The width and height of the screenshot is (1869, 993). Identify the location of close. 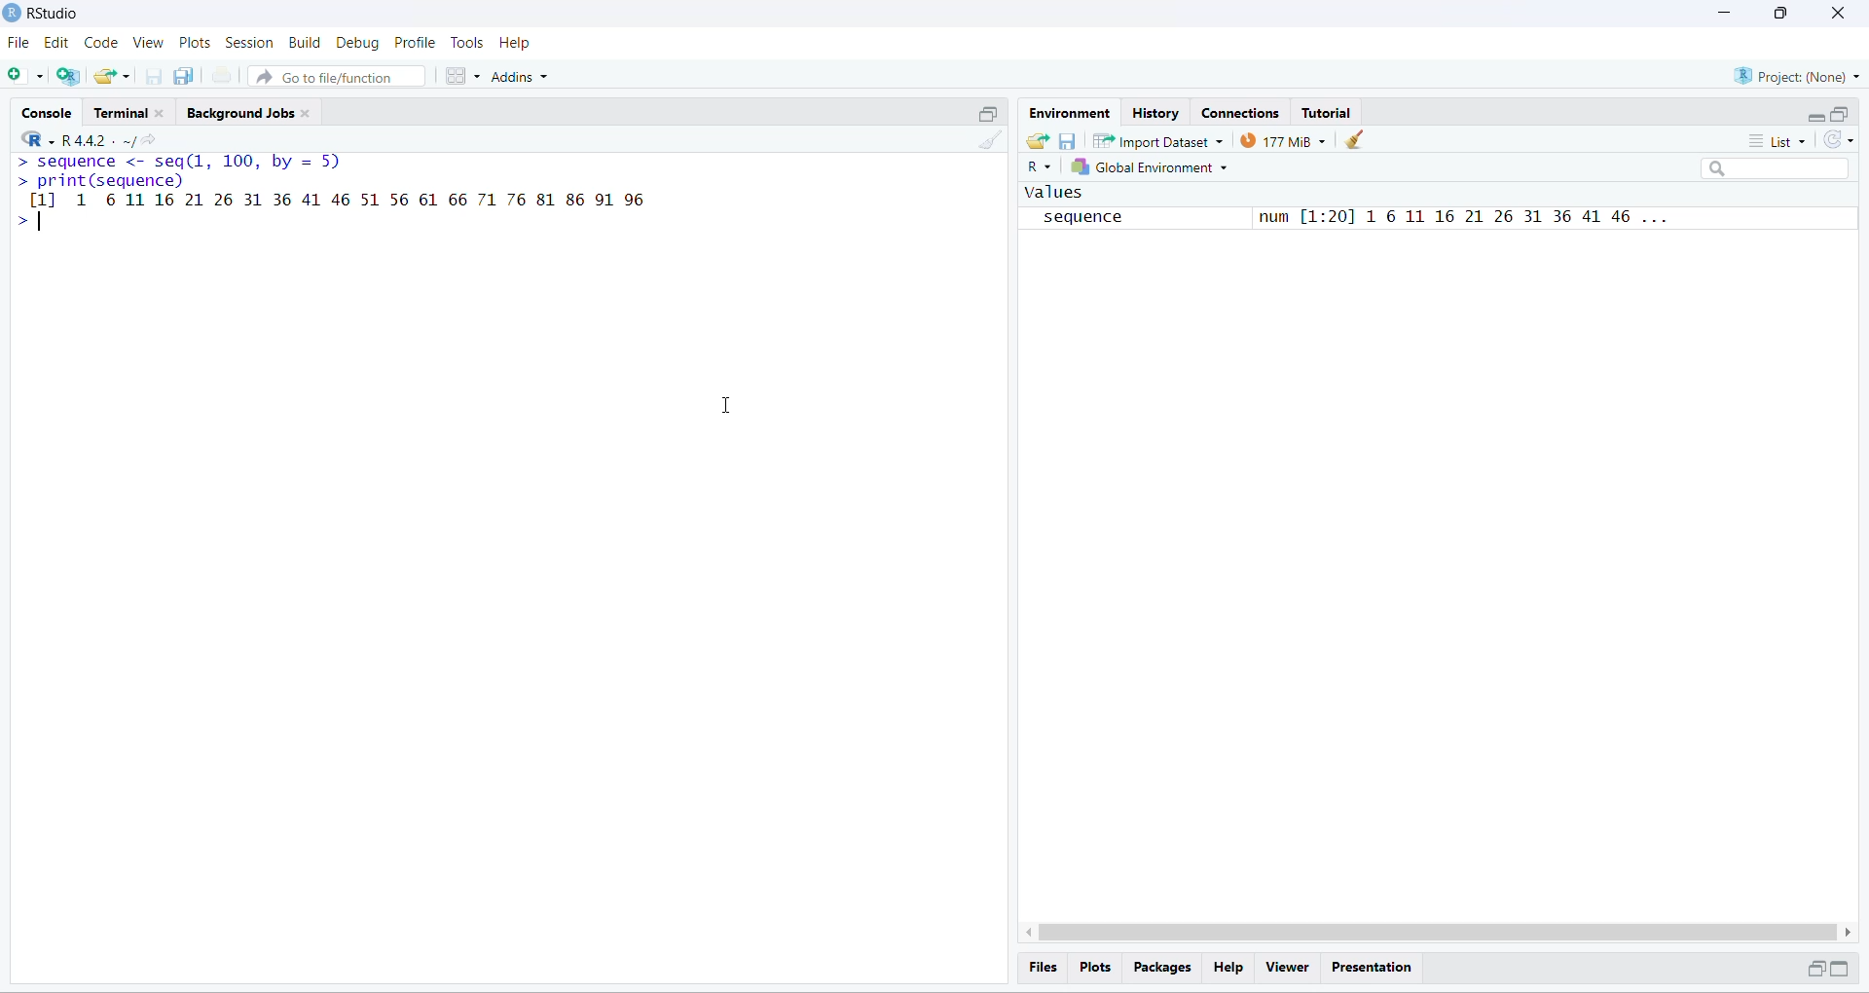
(162, 114).